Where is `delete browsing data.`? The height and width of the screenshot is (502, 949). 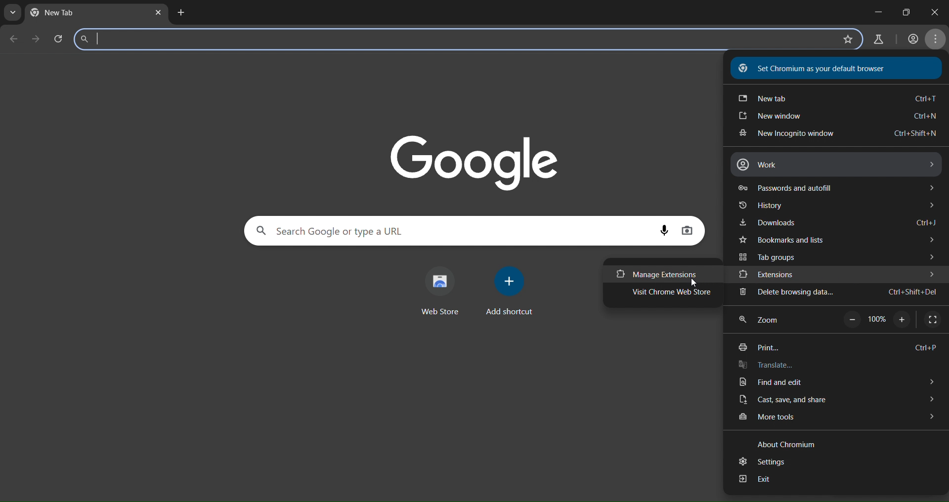 delete browsing data. is located at coordinates (839, 293).